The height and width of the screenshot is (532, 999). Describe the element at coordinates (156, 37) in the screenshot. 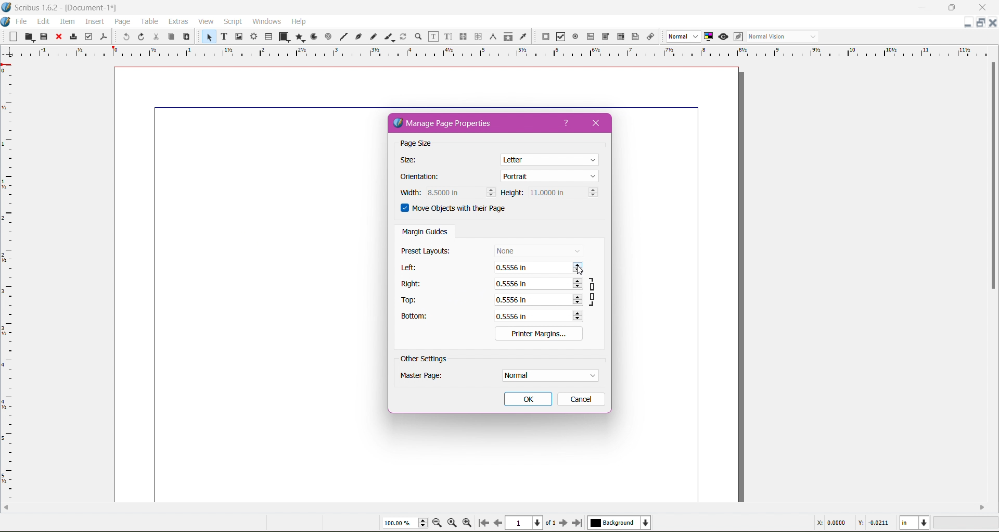

I see `Cut` at that location.